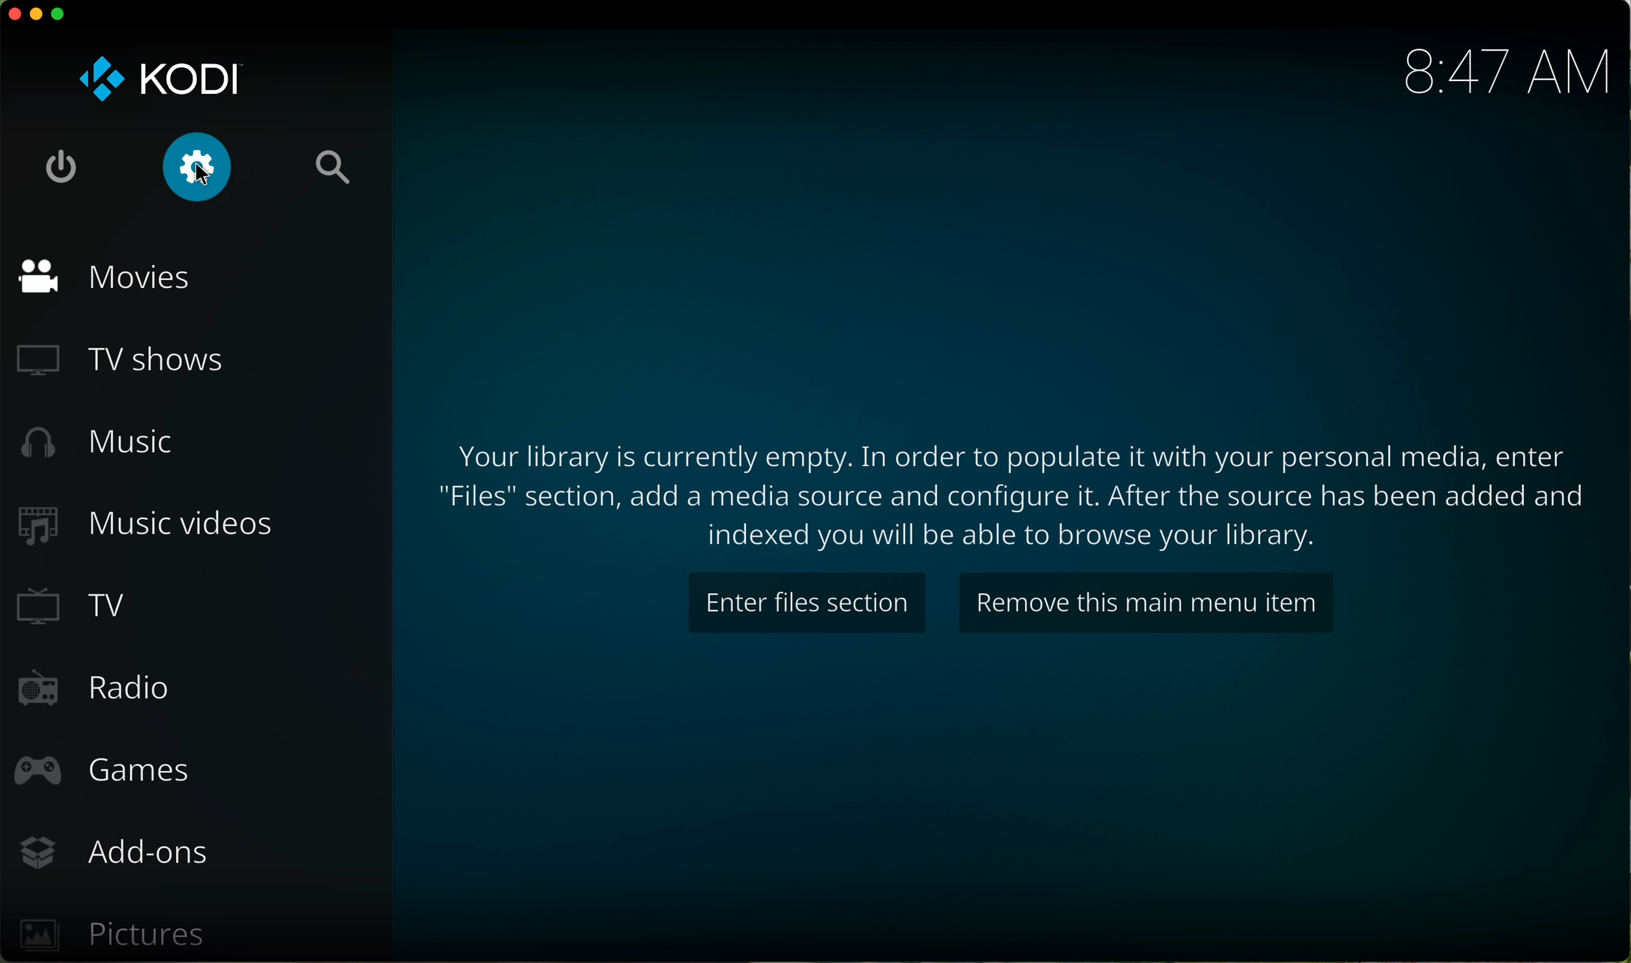 The image size is (1631, 963). What do you see at coordinates (155, 530) in the screenshot?
I see `music videos` at bounding box center [155, 530].